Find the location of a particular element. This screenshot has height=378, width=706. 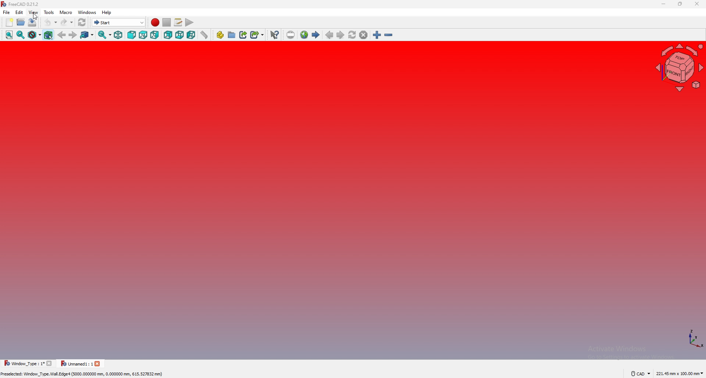

resize is located at coordinates (680, 4).